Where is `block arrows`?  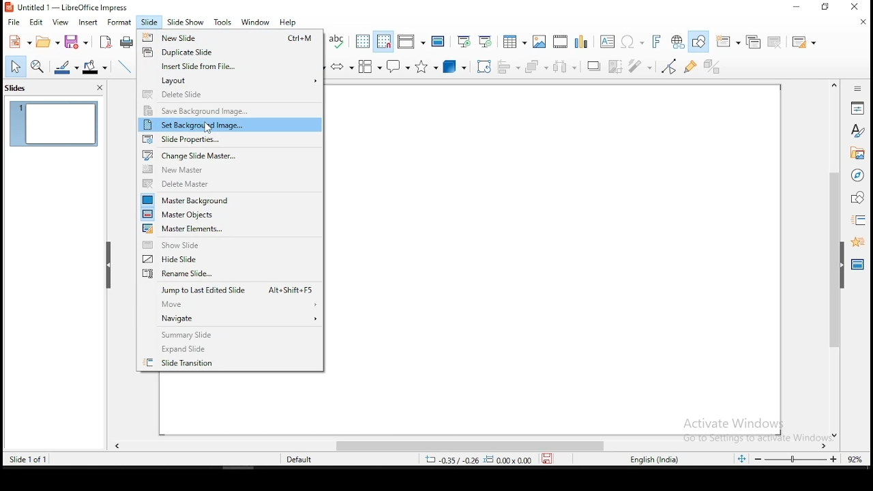
block arrows is located at coordinates (342, 66).